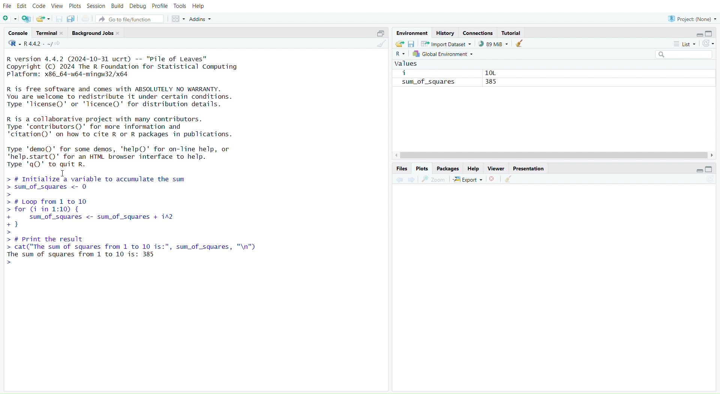 The width and height of the screenshot is (720, 394). I want to click on R version 4.4.2 (2024-10-31 ucrt) -- "Pile of Leaves"
Copyright (C) 2024 The R Foundation for Statistical Computing
Platform: x86_64-w64-mingw32/x64, so click(129, 67).